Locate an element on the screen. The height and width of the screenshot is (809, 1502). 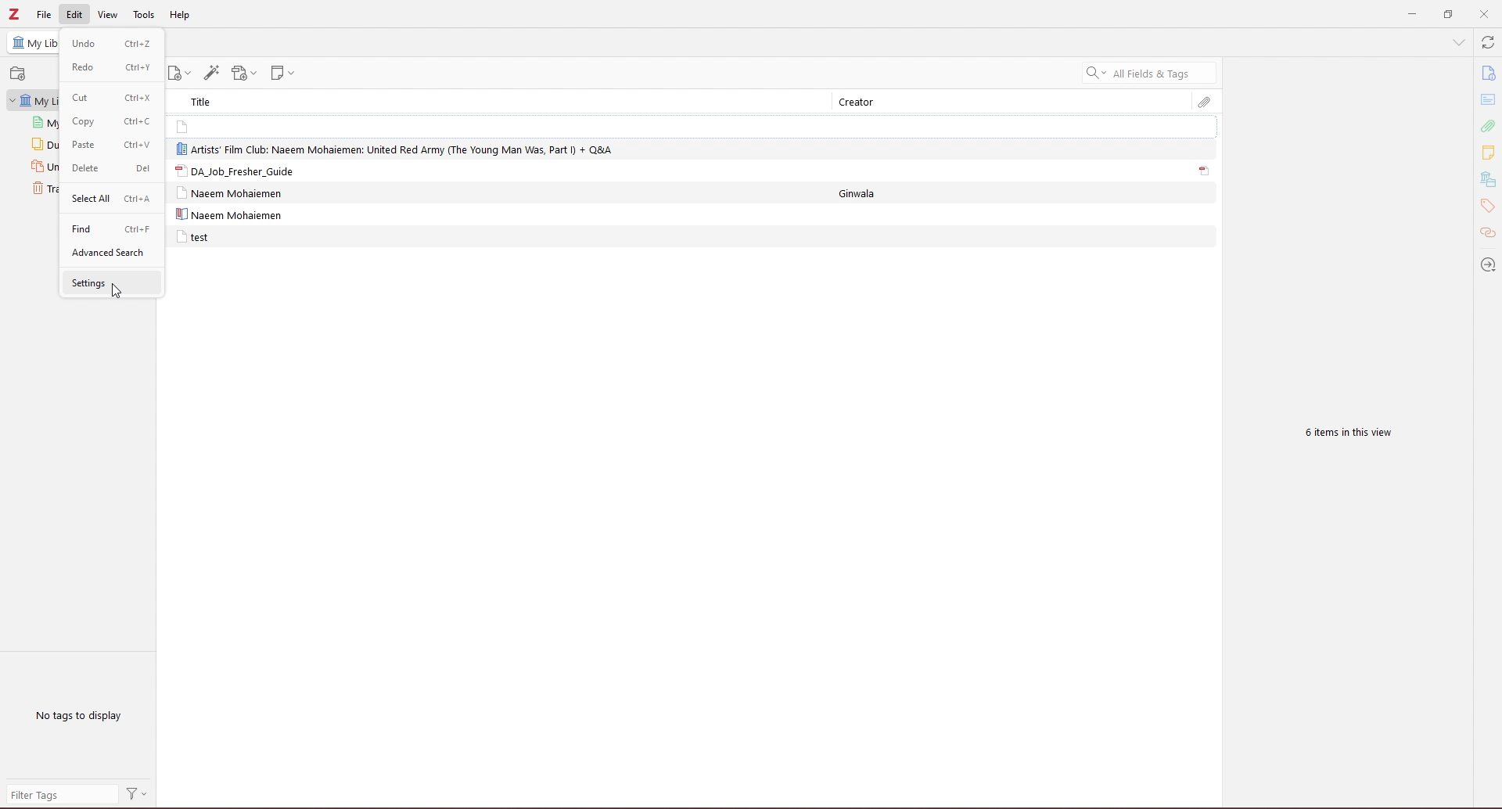
sync to zotero.org is located at coordinates (1488, 43).